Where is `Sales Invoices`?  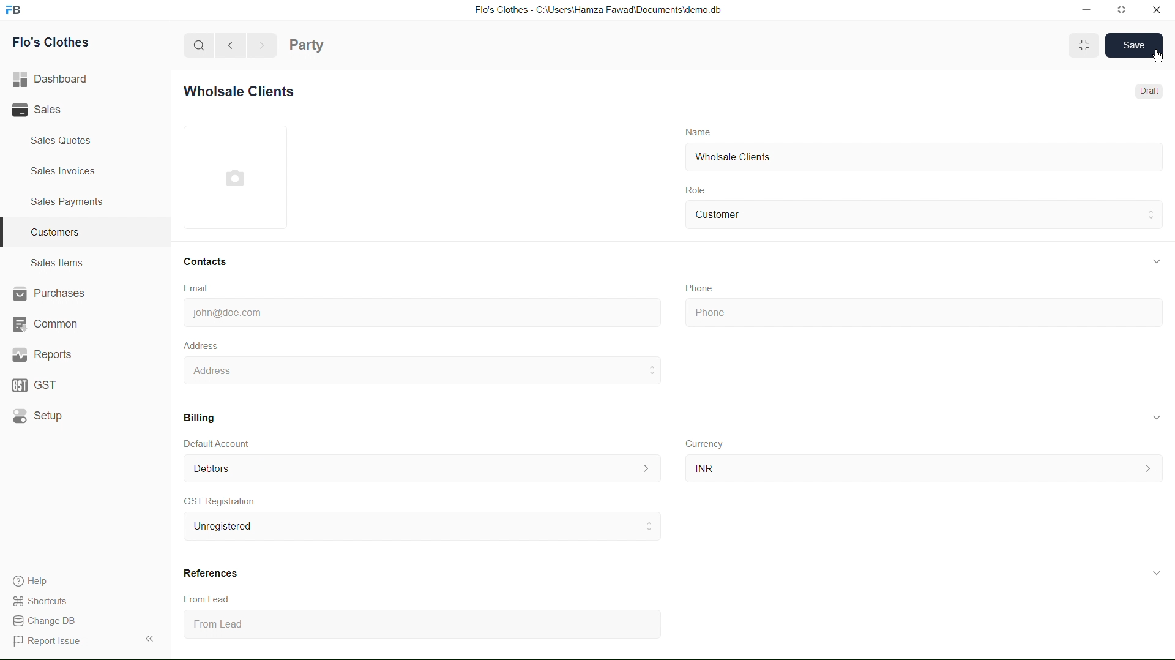 Sales Invoices is located at coordinates (67, 170).